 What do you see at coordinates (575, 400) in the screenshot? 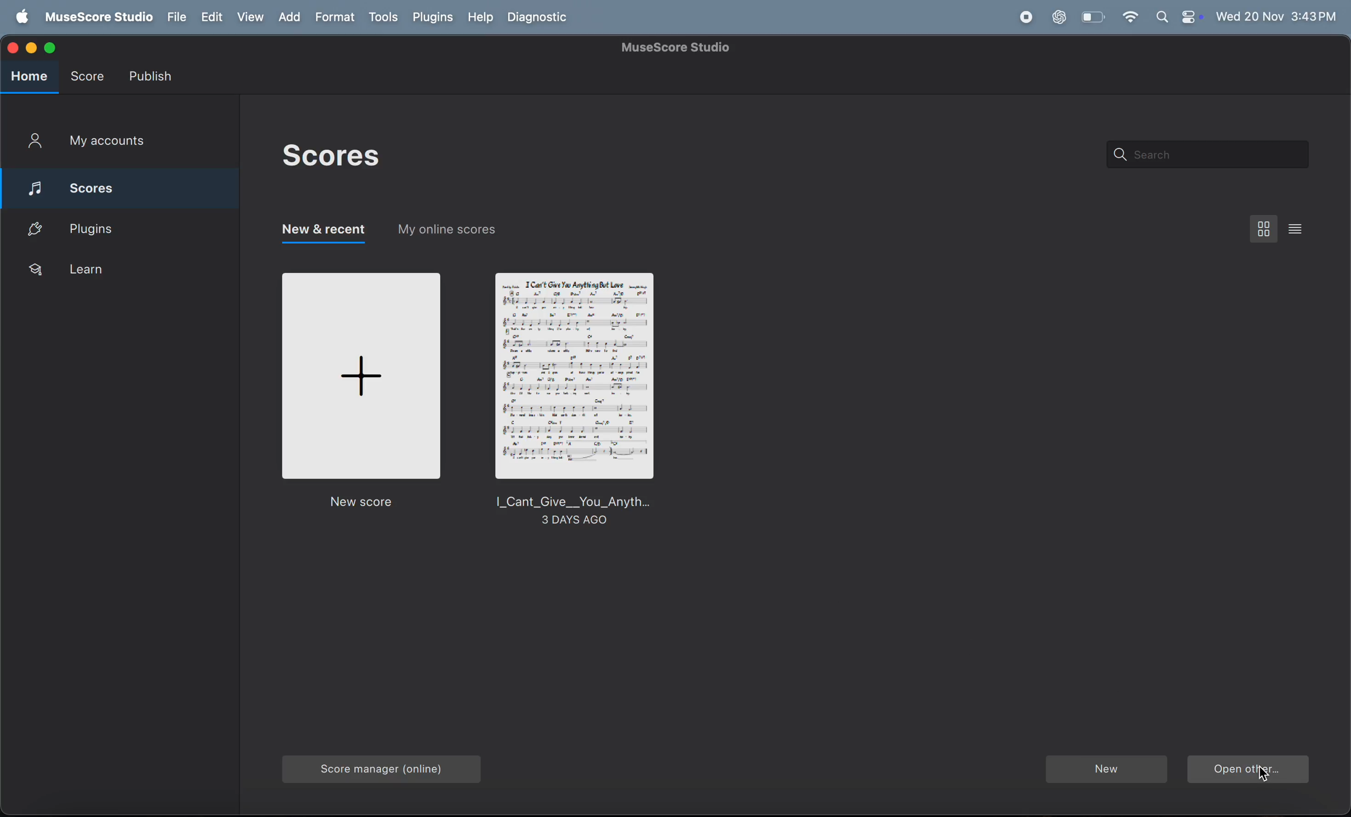
I see `score of  i cant give song` at bounding box center [575, 400].